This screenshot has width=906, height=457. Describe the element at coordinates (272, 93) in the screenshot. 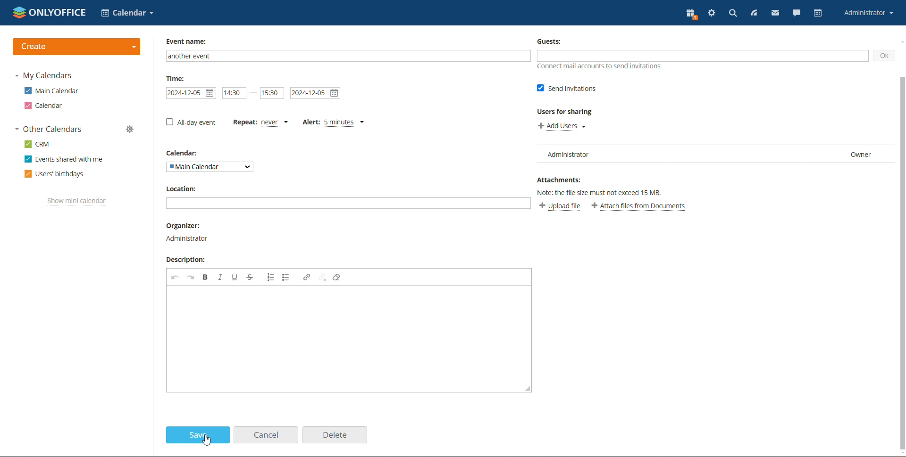

I see `end time` at that location.